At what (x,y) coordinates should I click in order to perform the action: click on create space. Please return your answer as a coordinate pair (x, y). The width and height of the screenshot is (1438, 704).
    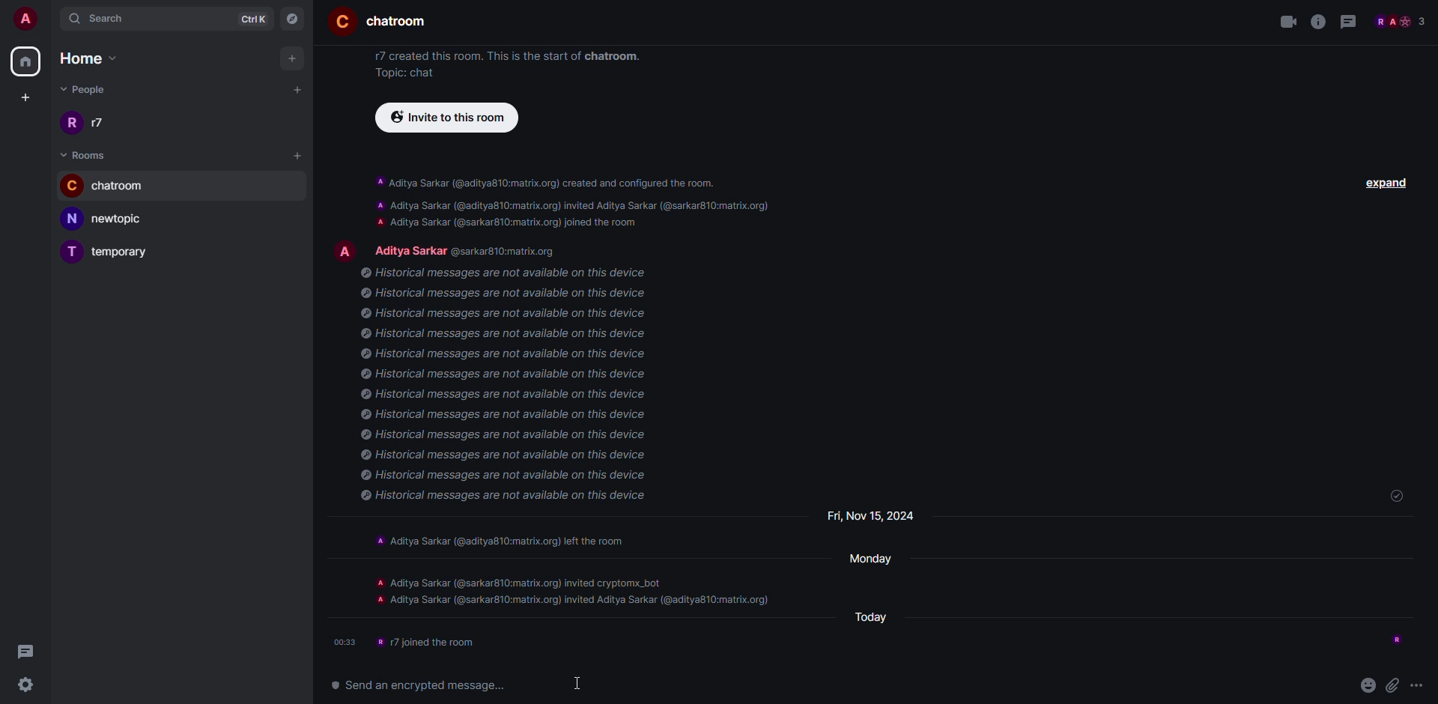
    Looking at the image, I should click on (23, 97).